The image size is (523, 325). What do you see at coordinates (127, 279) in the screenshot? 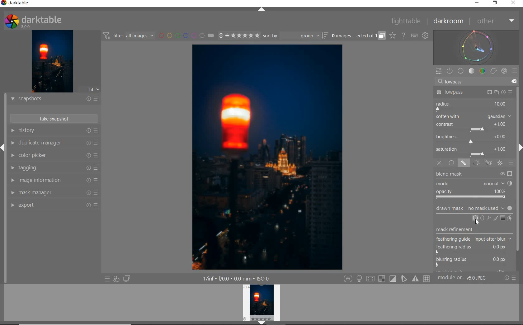
I see `DISPLAY A SECOND DARKROOM IMAGE WINDOW` at bounding box center [127, 279].